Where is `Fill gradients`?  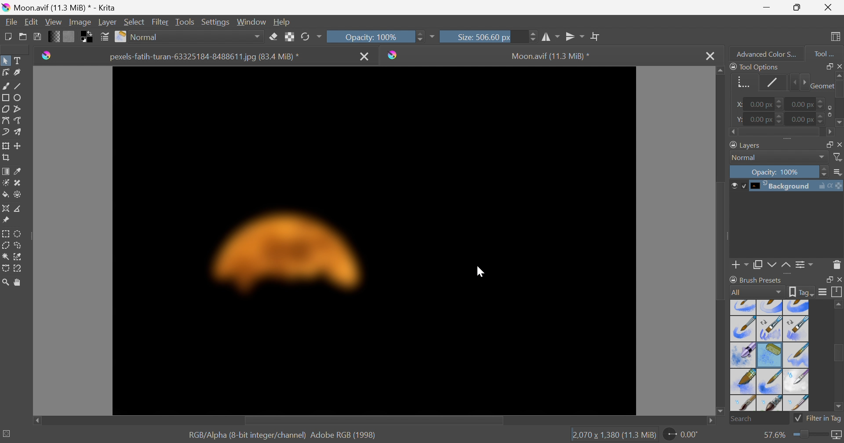
Fill gradients is located at coordinates (53, 36).